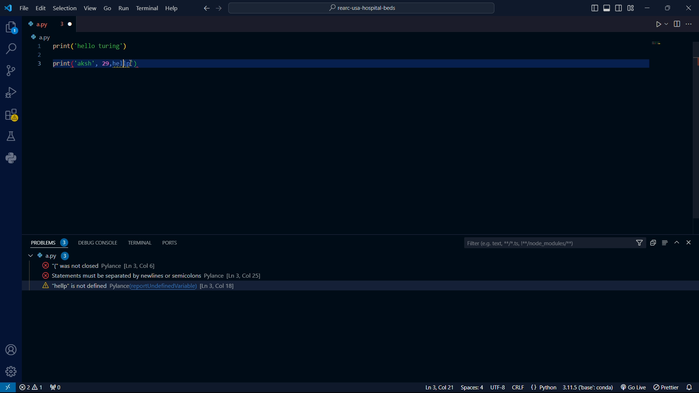  I want to click on reportundefinedvariable, so click(164, 286).